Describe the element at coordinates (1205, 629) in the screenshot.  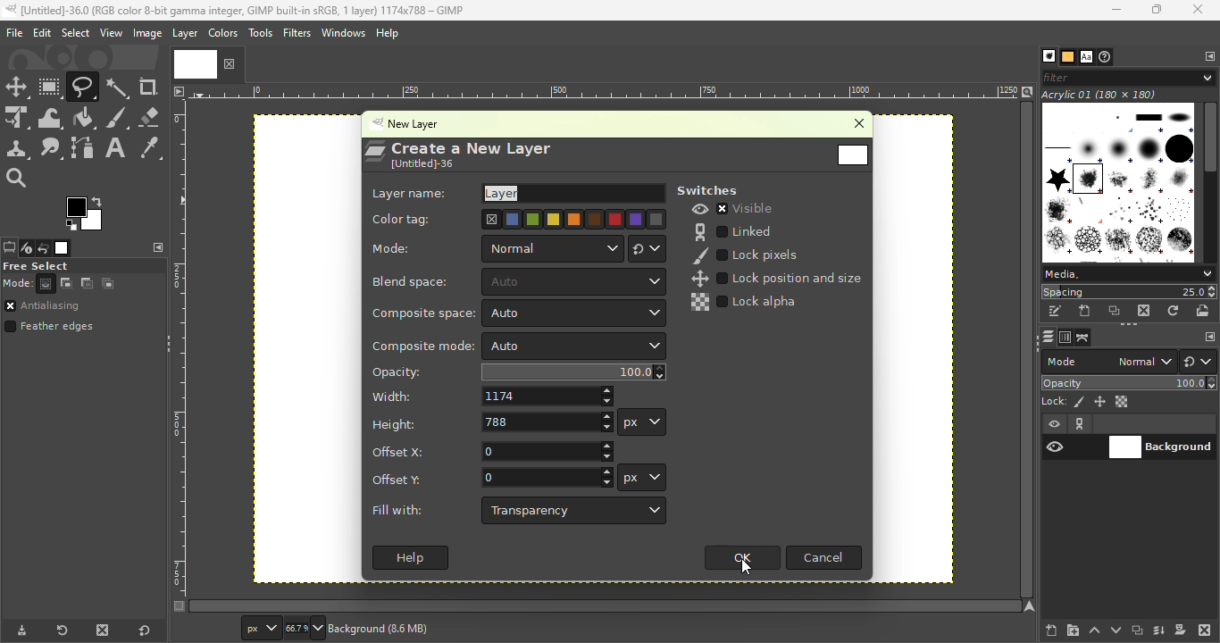
I see `Delete this layer` at that location.